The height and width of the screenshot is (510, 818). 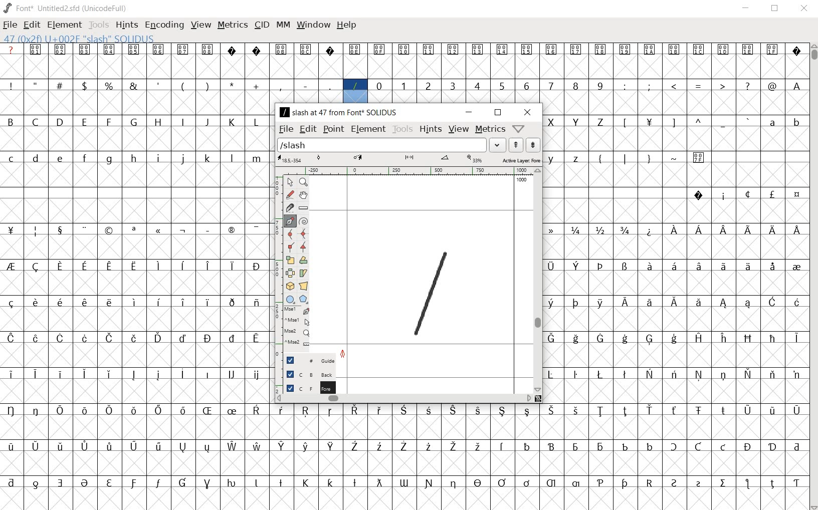 What do you see at coordinates (580, 122) in the screenshot?
I see `capital letters X - Z` at bounding box center [580, 122].